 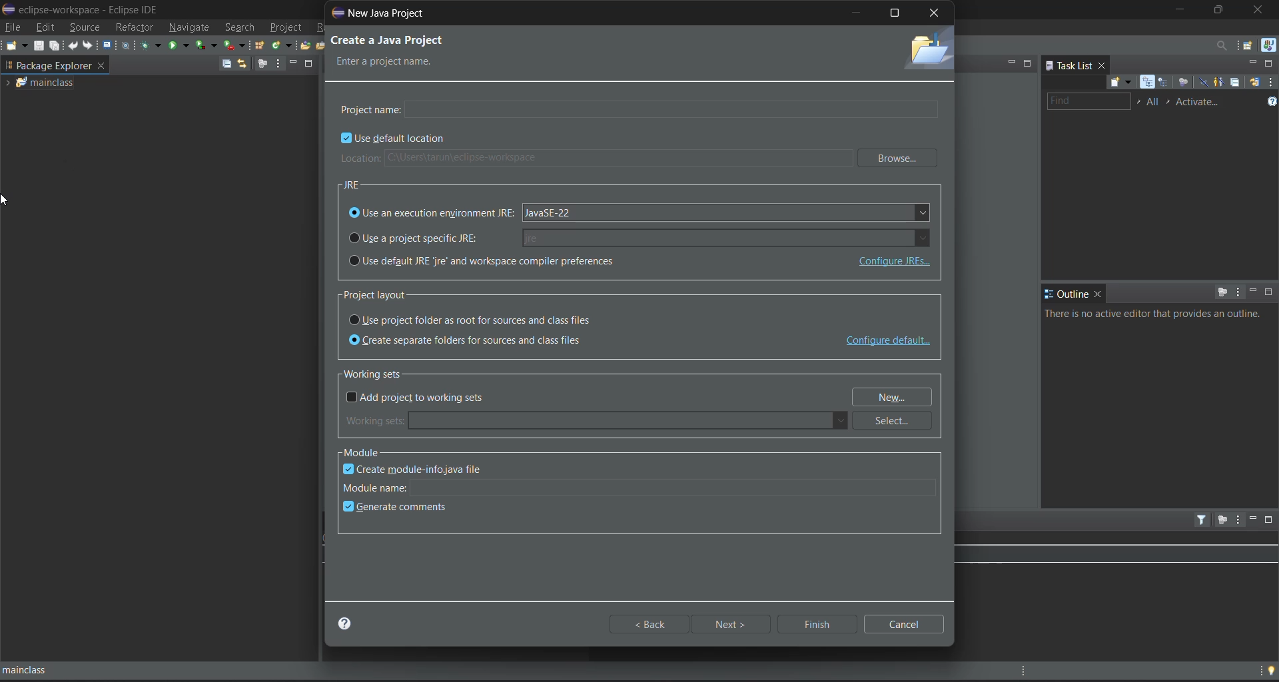 What do you see at coordinates (179, 45) in the screenshot?
I see `run` at bounding box center [179, 45].